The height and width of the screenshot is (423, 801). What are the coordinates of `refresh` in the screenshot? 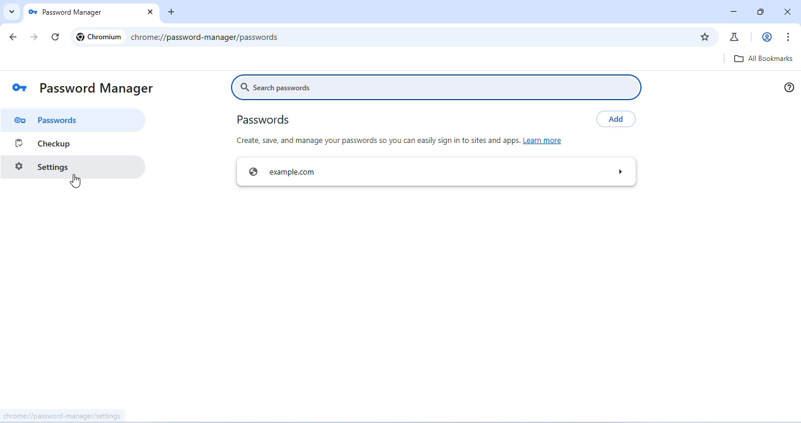 It's located at (55, 36).